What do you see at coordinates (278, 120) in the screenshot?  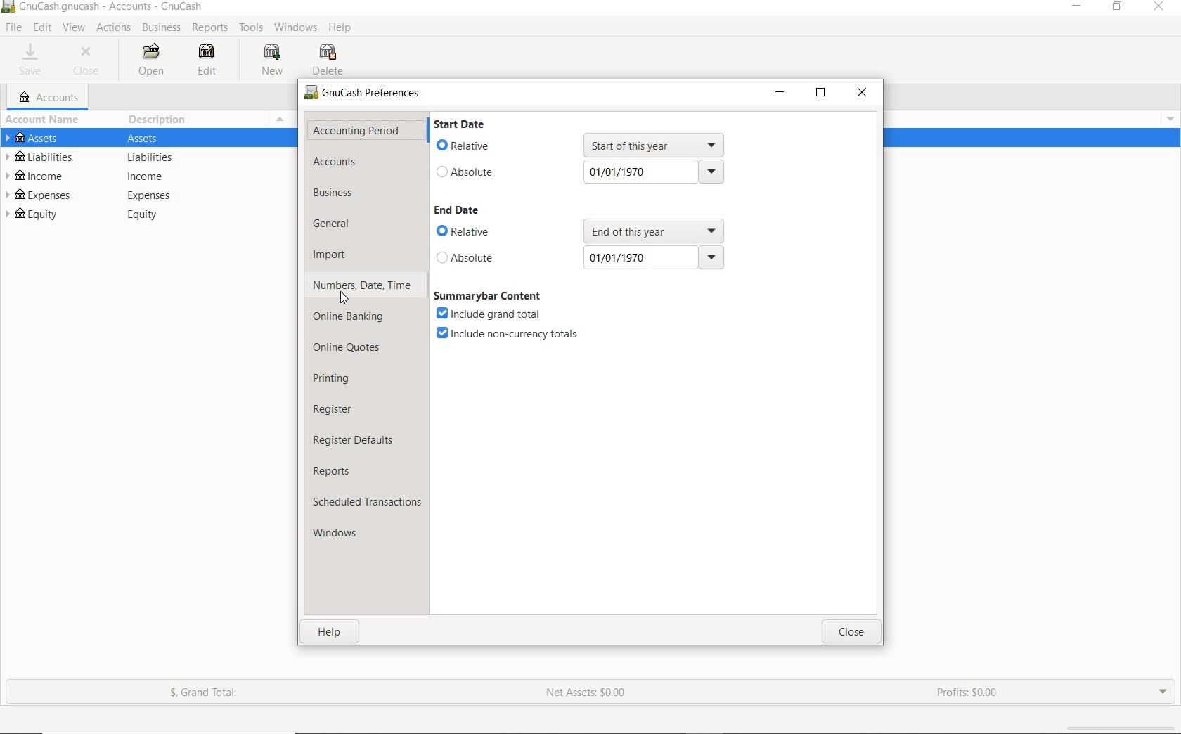 I see `Menu` at bounding box center [278, 120].